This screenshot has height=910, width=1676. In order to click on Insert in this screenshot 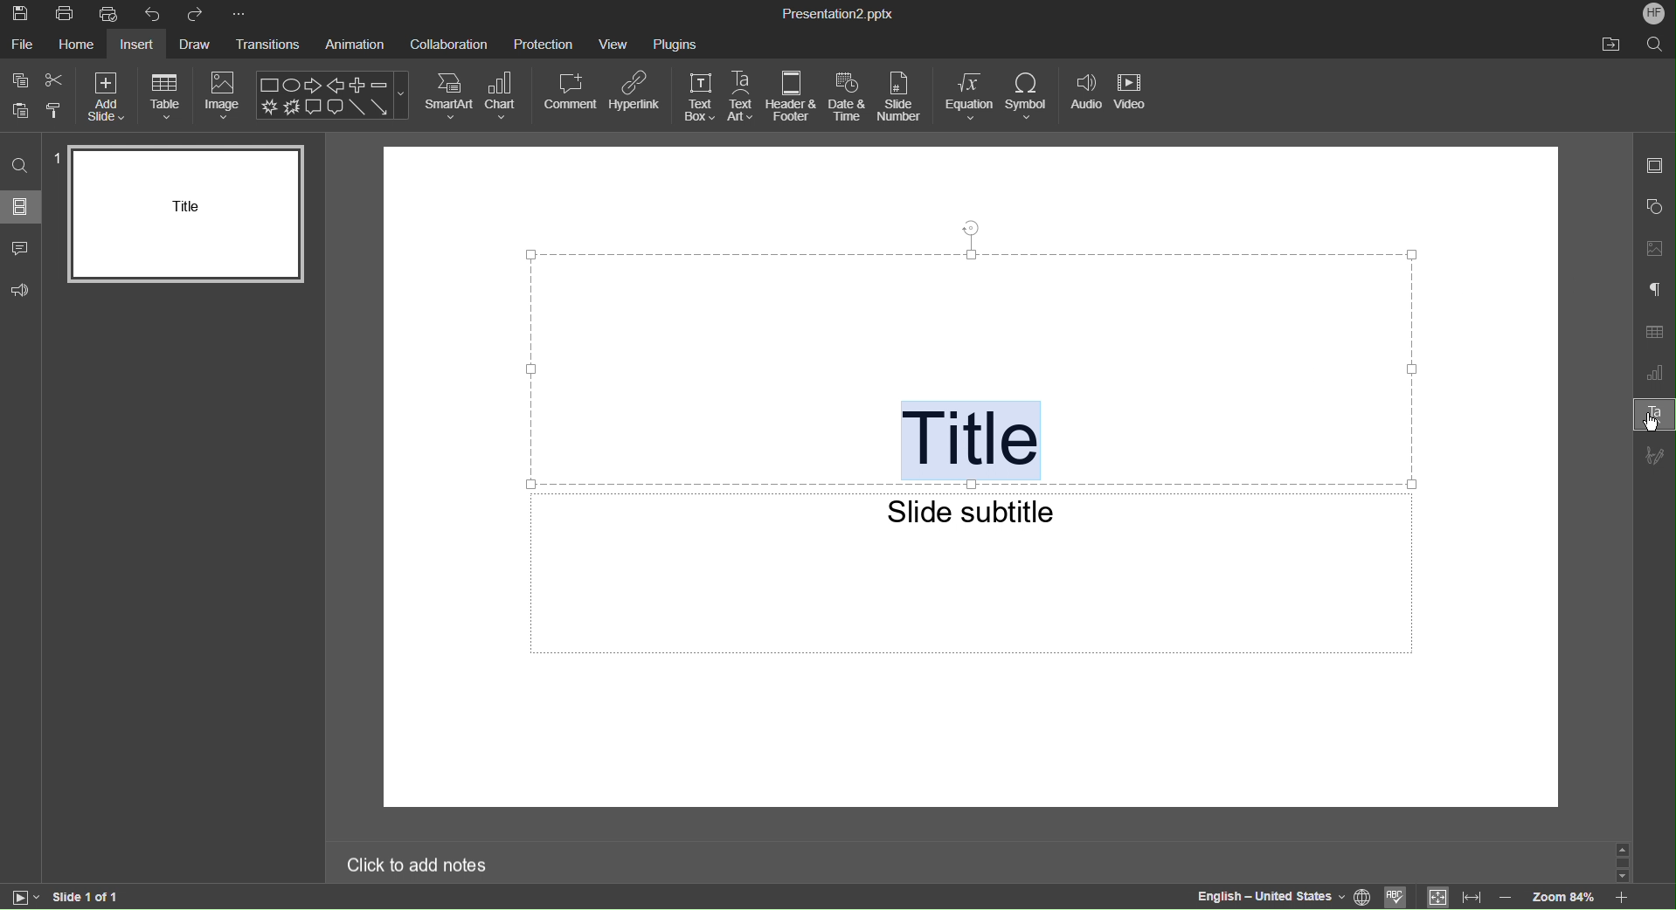, I will do `click(135, 45)`.